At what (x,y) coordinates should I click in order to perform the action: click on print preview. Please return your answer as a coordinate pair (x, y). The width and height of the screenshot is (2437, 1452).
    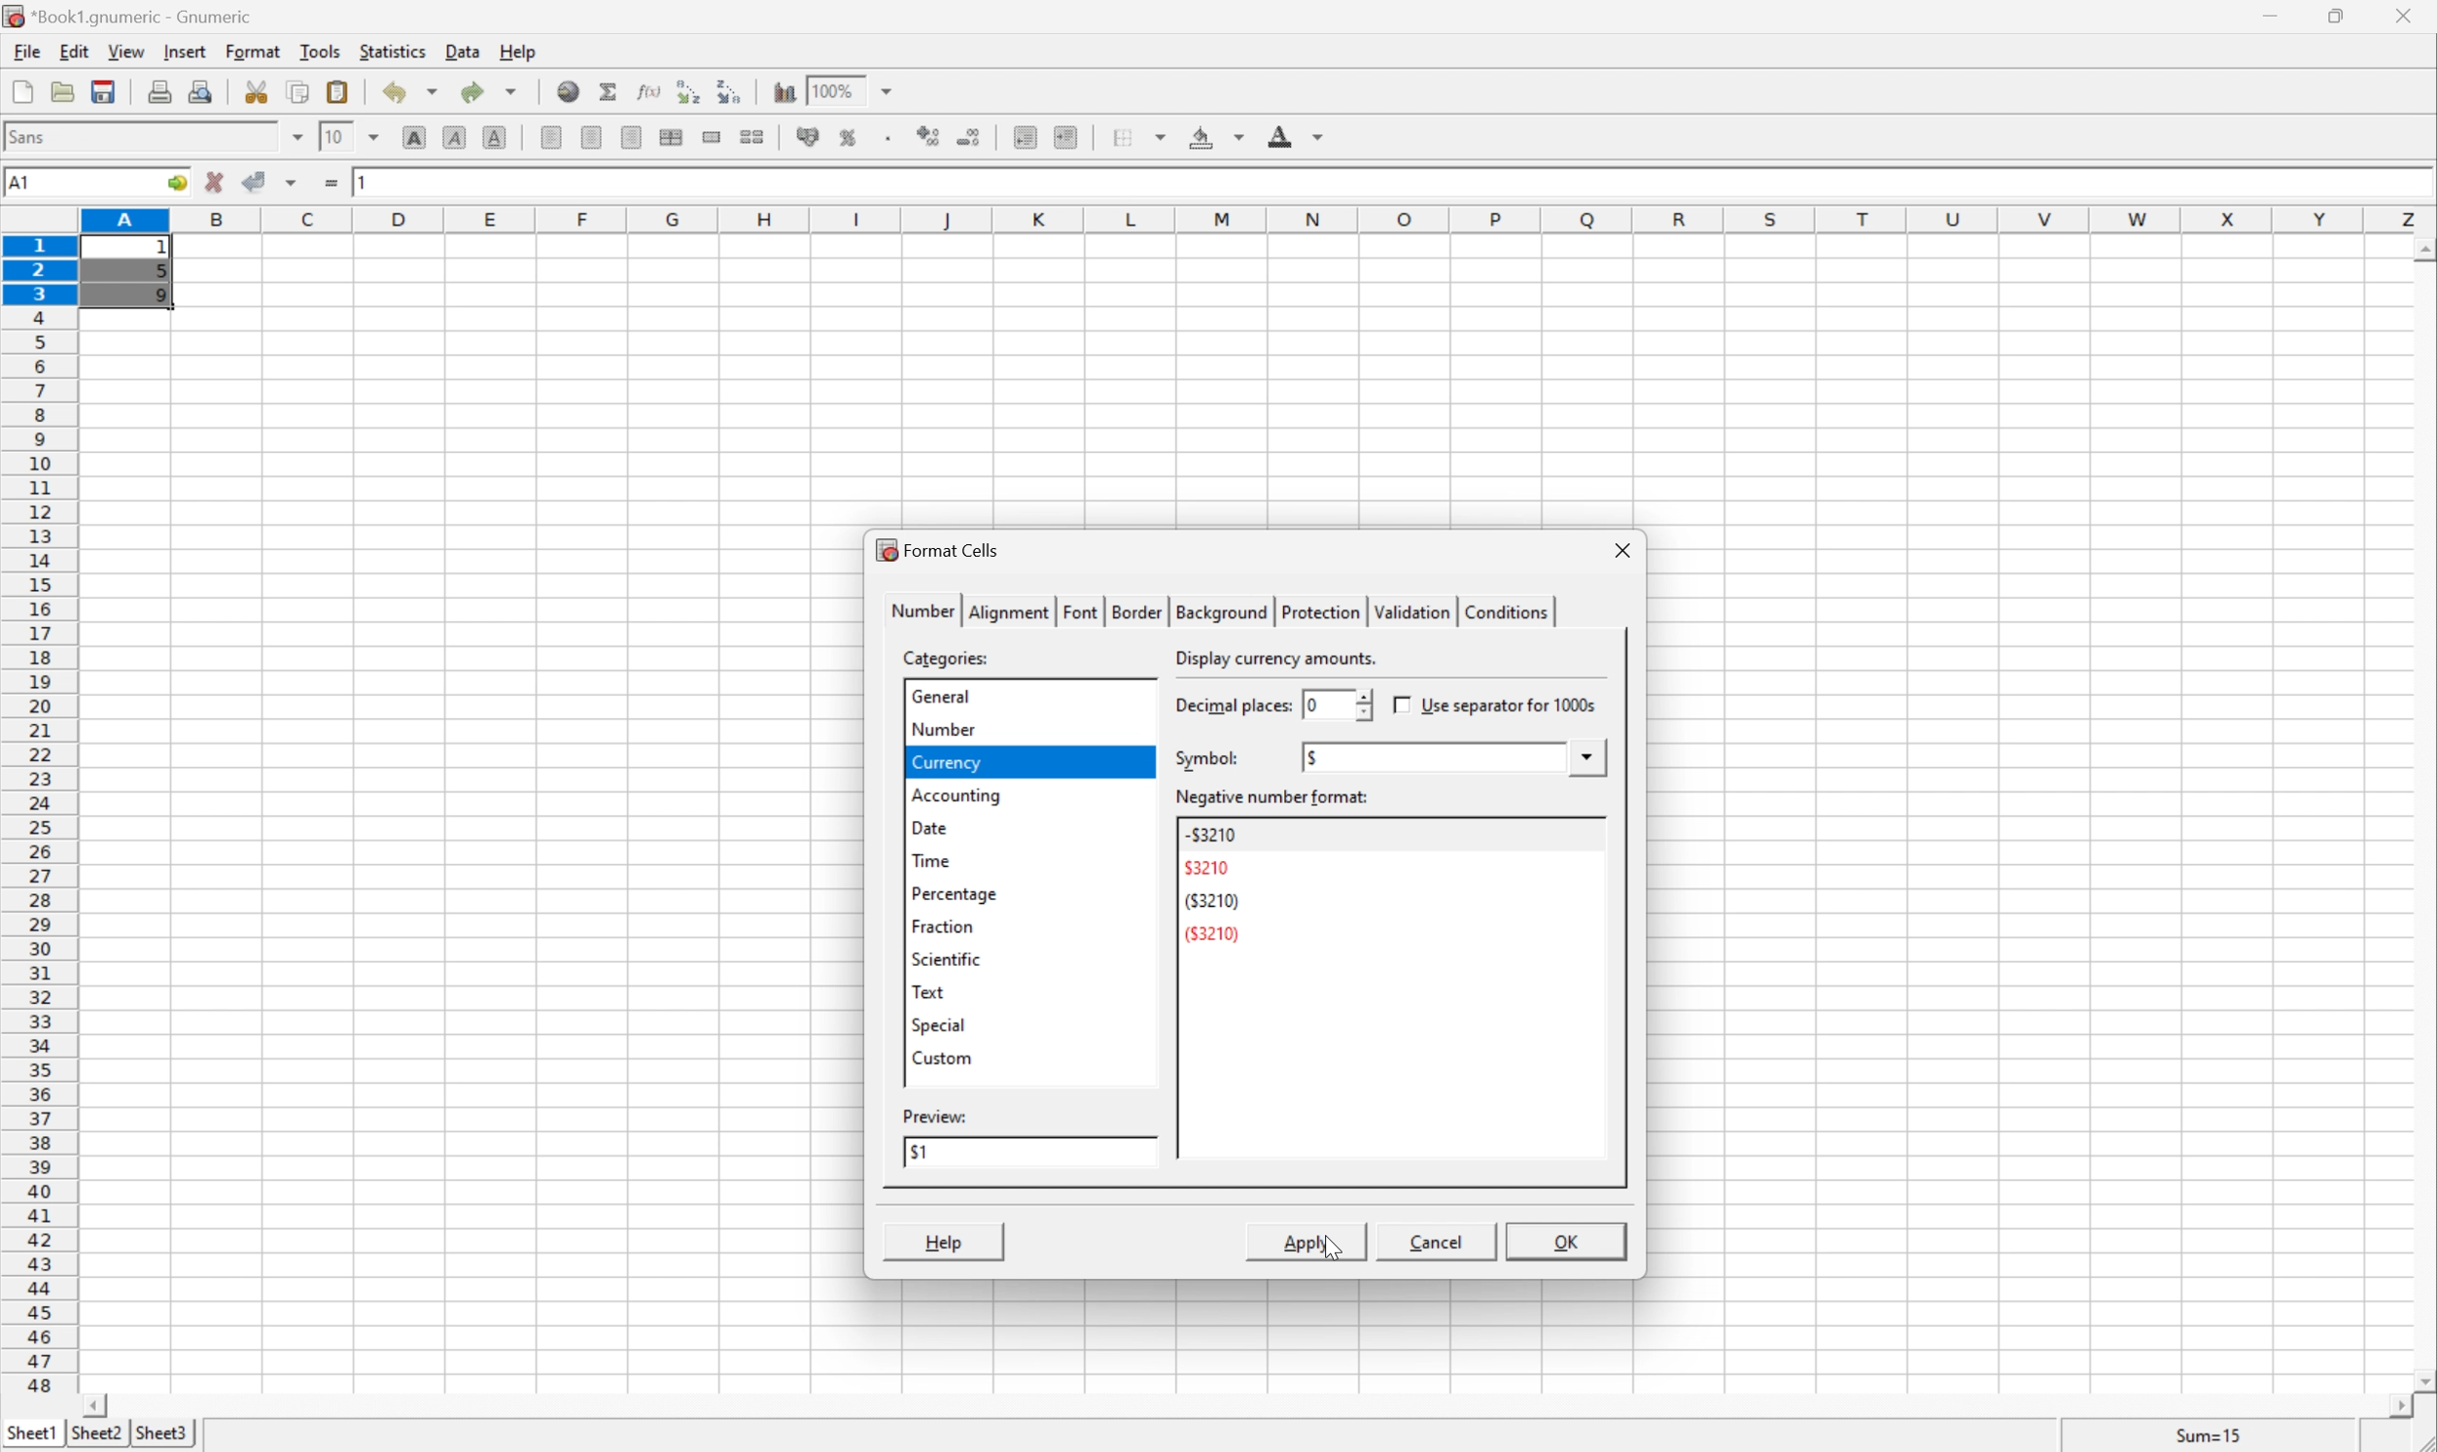
    Looking at the image, I should click on (200, 89).